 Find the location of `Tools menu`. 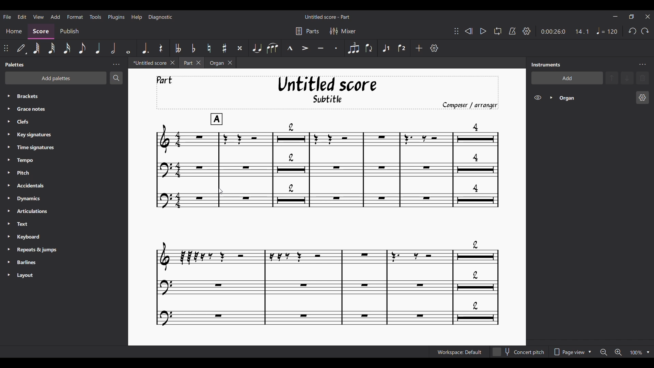

Tools menu is located at coordinates (96, 17).